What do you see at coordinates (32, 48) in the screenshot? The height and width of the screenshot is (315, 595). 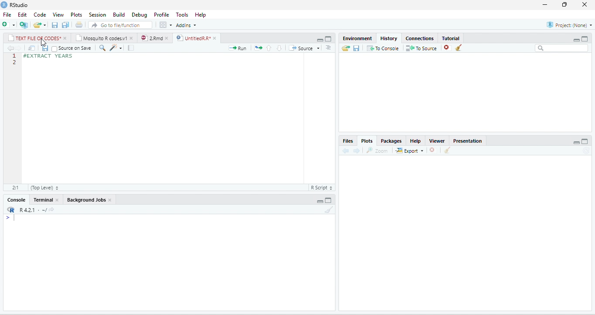 I see `open in new window` at bounding box center [32, 48].